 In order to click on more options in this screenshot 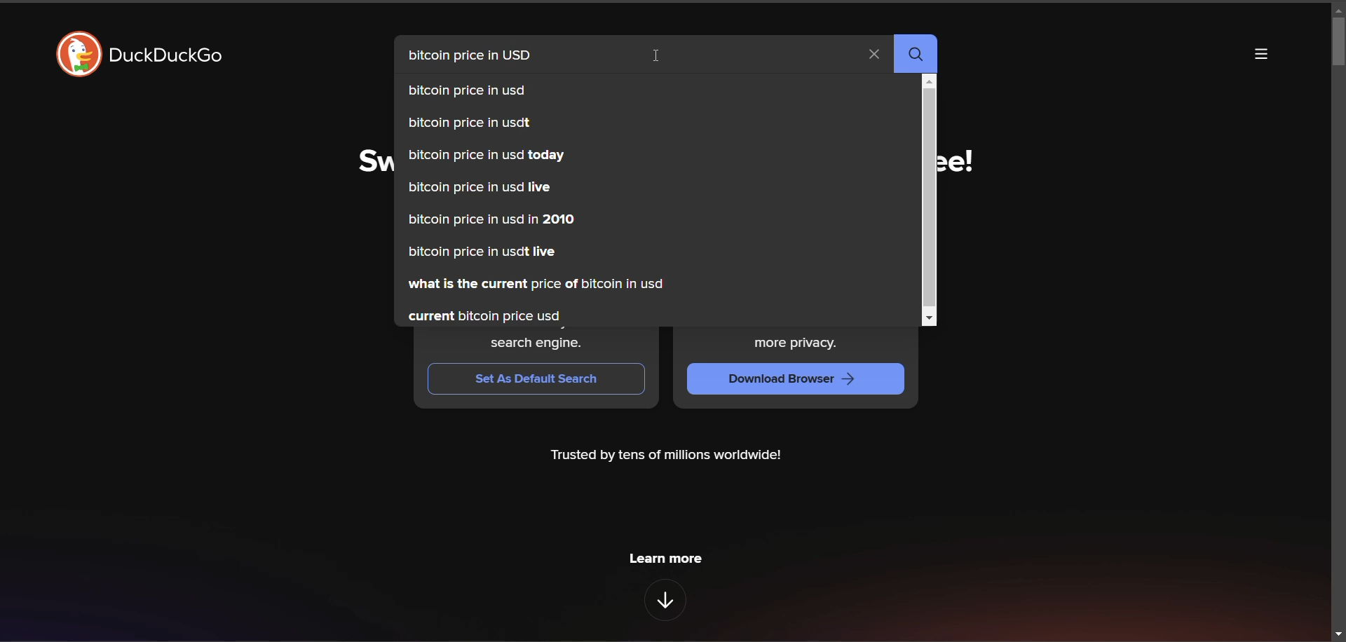, I will do `click(1260, 56)`.